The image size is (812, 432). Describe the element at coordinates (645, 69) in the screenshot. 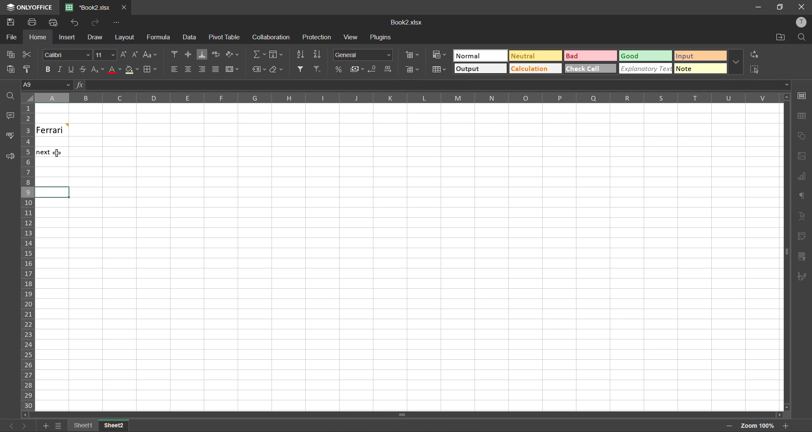

I see `explanatory text` at that location.